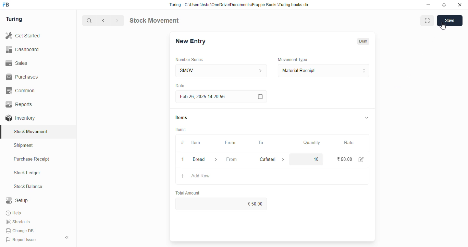 Image resolution: width=468 pixels, height=247 pixels. I want to click on rate, so click(349, 143).